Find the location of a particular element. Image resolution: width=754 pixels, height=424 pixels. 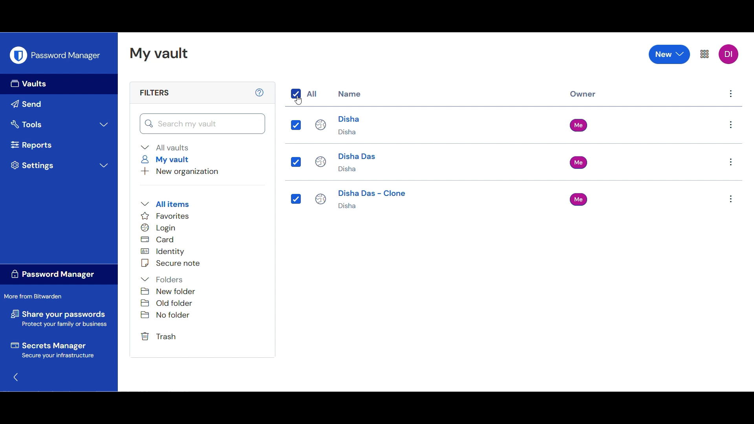

Disha Das - Clone       Disha is located at coordinates (361, 201).